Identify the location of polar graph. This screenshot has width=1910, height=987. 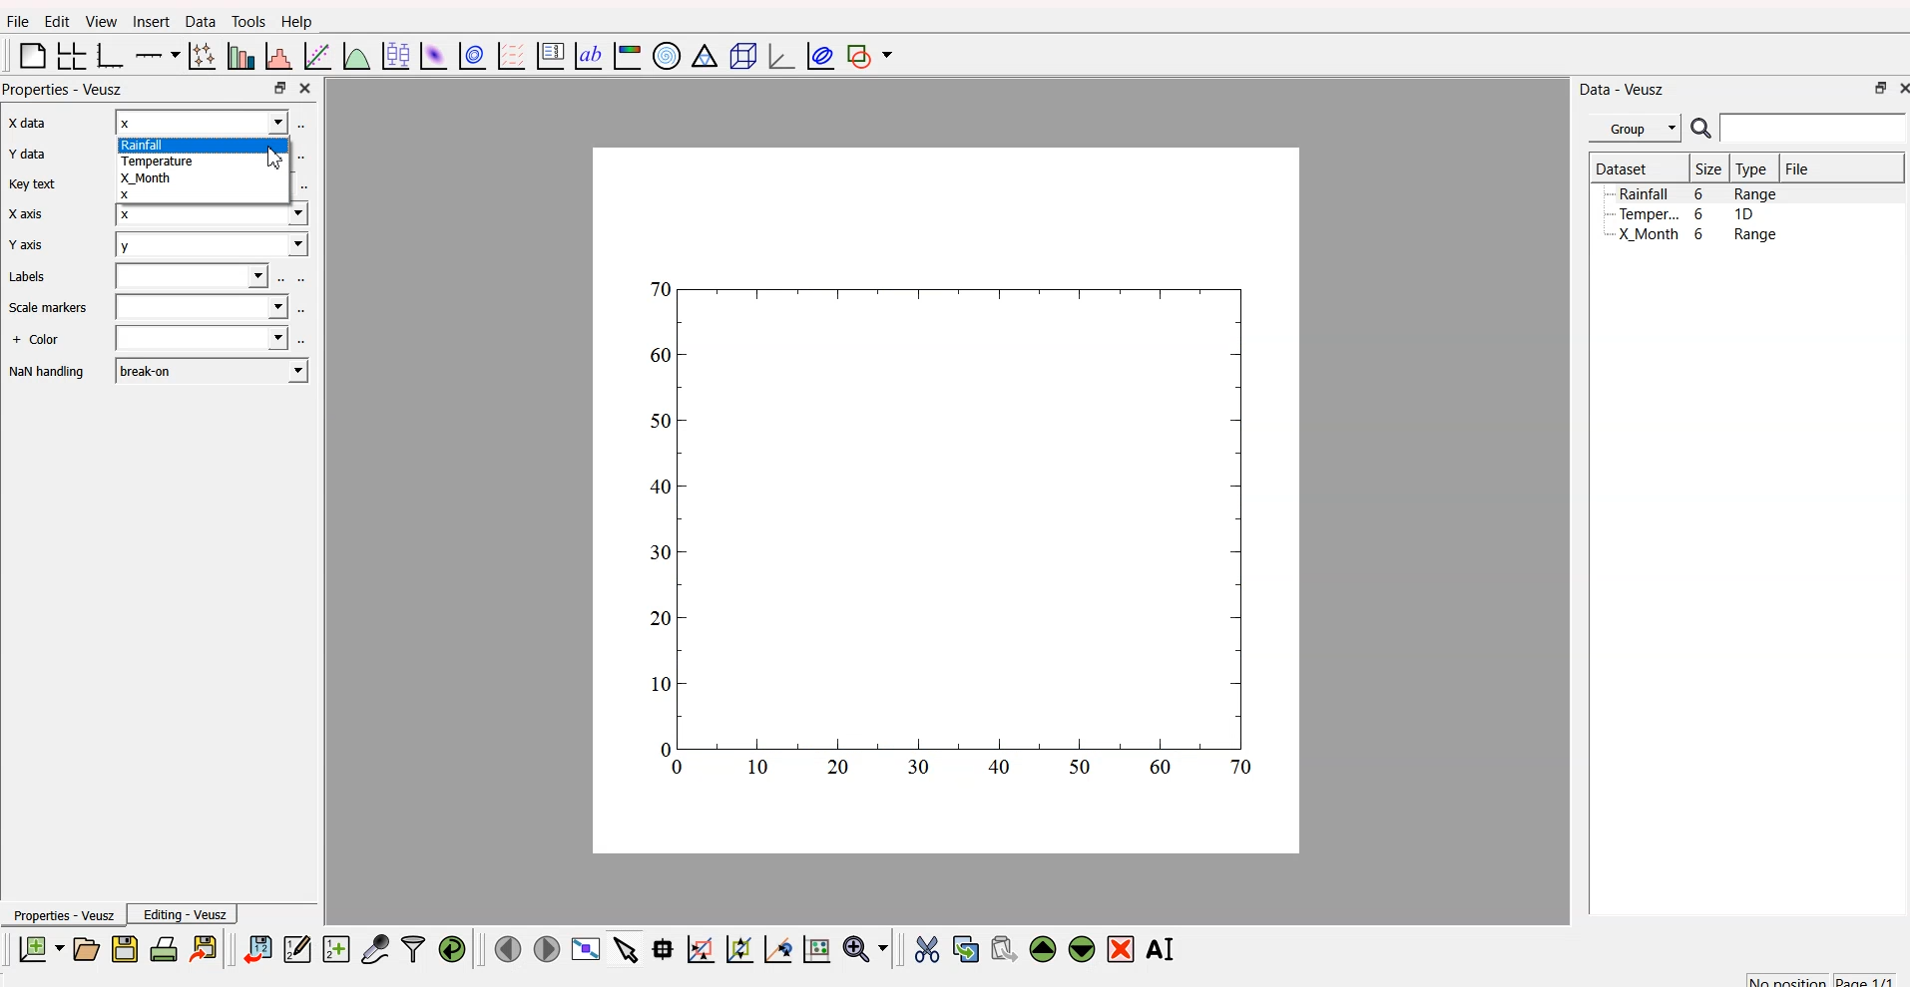
(669, 53).